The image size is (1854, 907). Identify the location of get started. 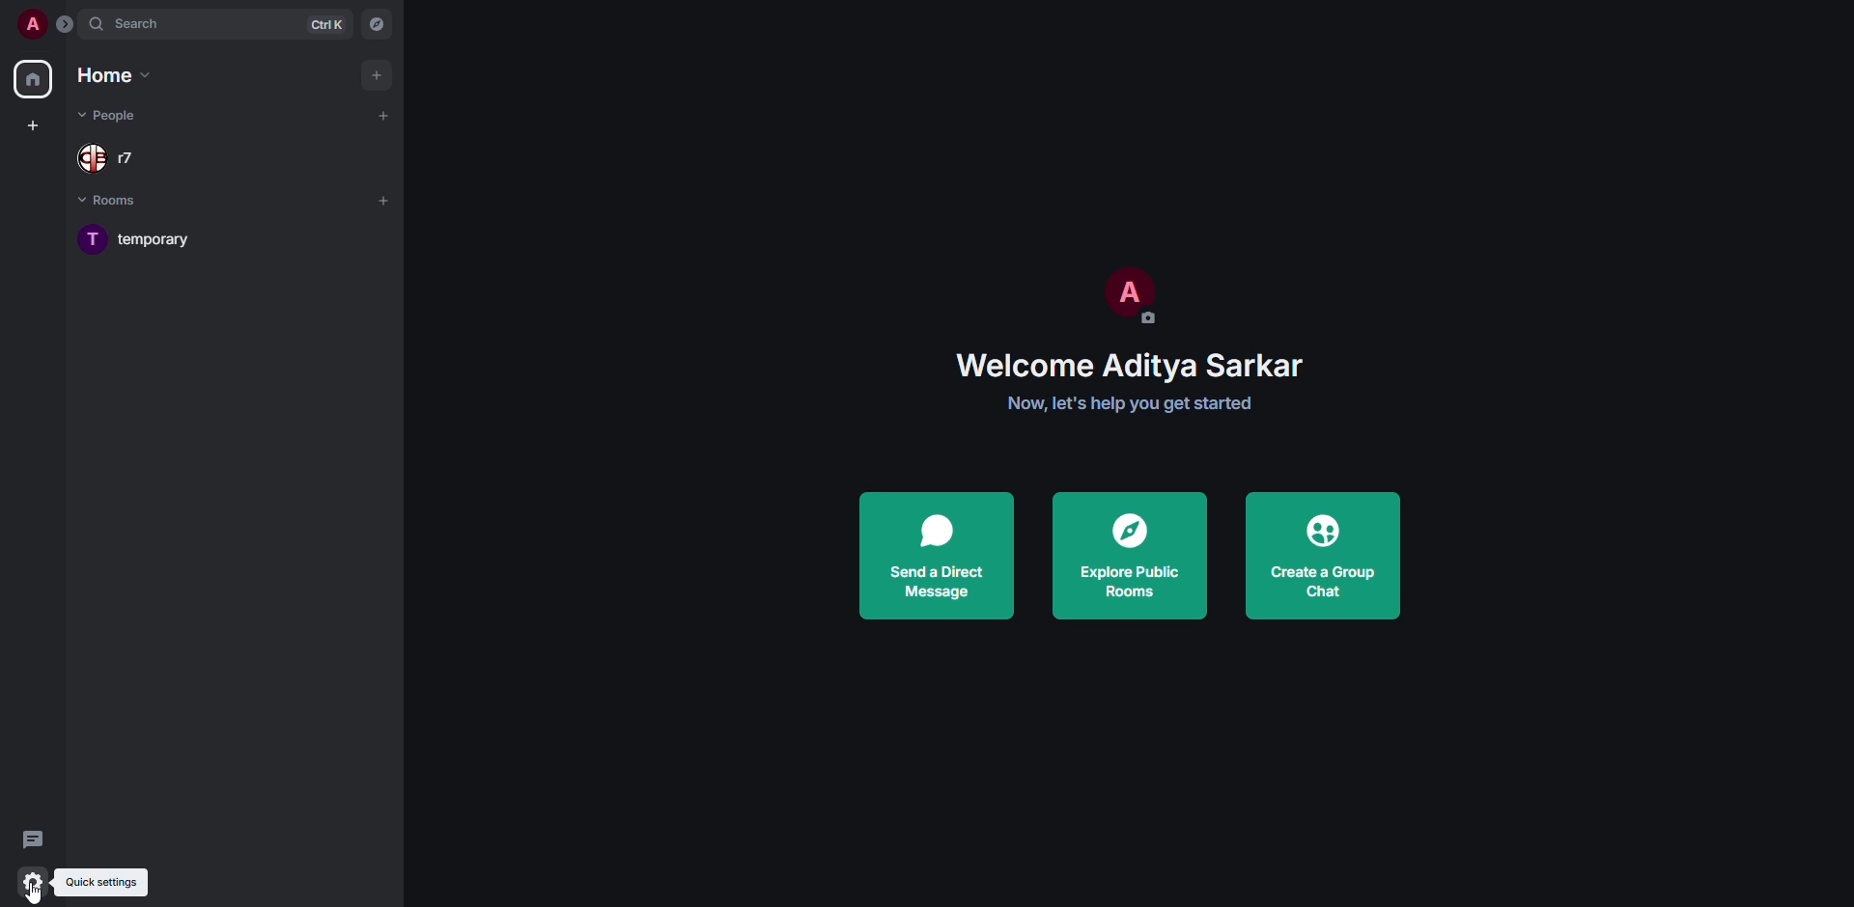
(1132, 403).